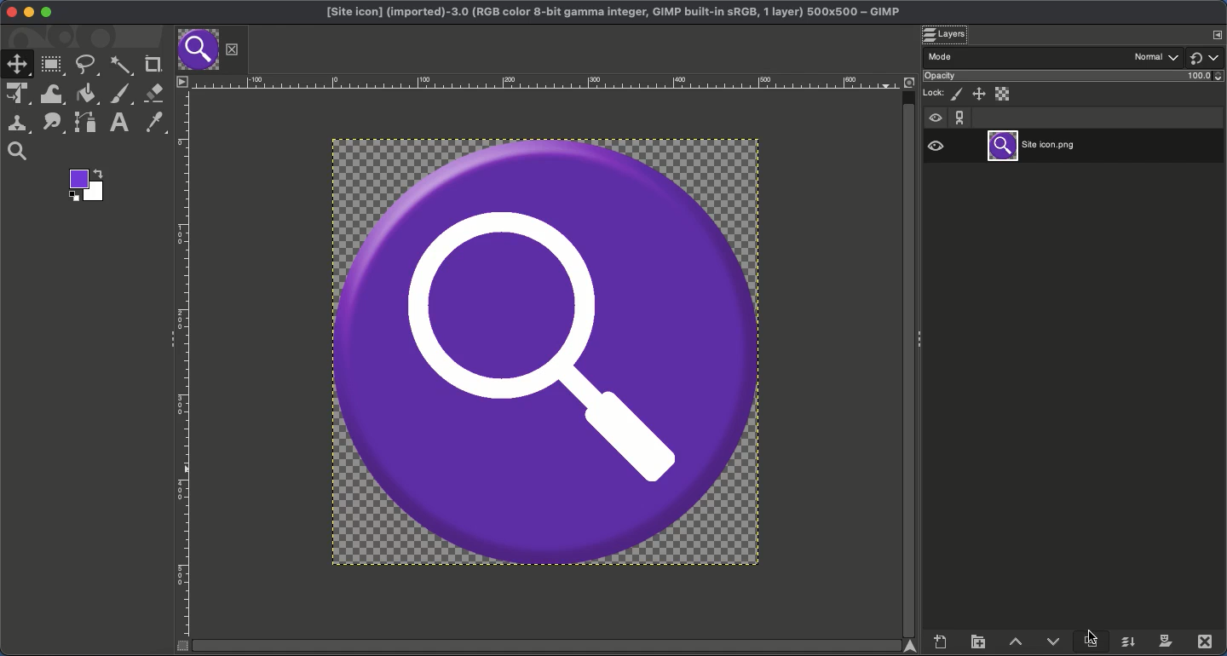 This screenshot has height=656, width=1227. What do you see at coordinates (20, 152) in the screenshot?
I see `Magnify` at bounding box center [20, 152].